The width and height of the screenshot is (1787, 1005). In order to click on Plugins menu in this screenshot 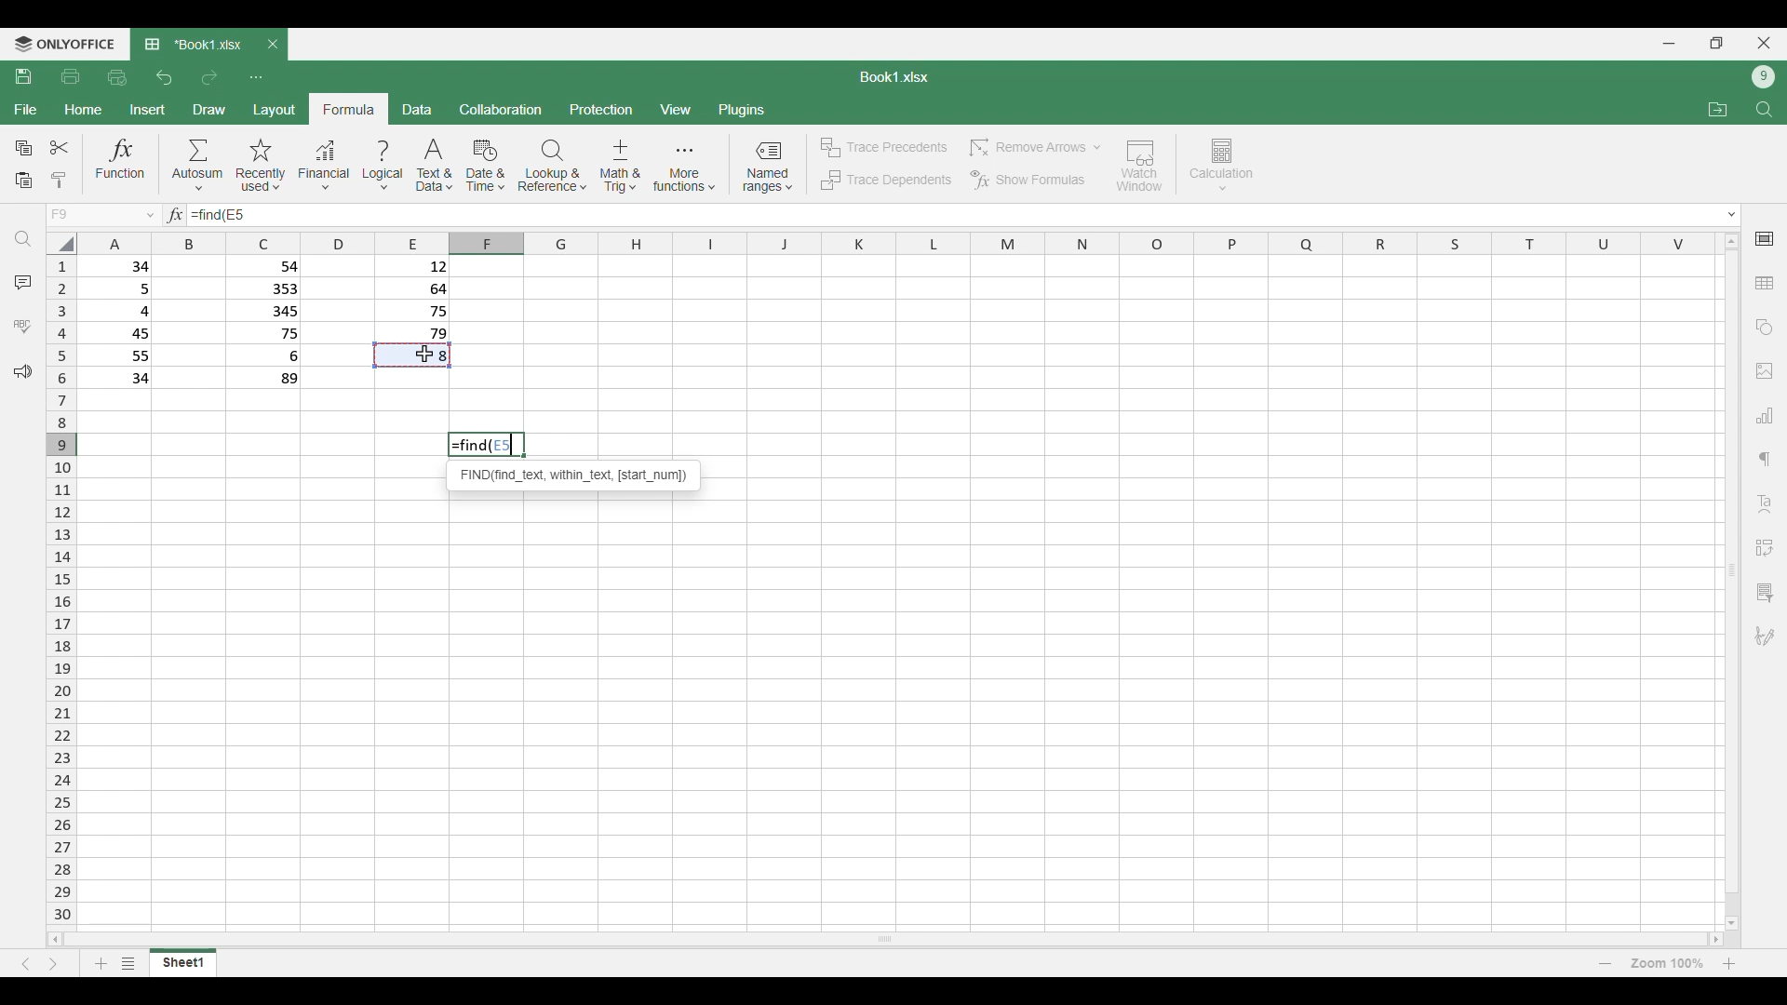, I will do `click(742, 110)`.